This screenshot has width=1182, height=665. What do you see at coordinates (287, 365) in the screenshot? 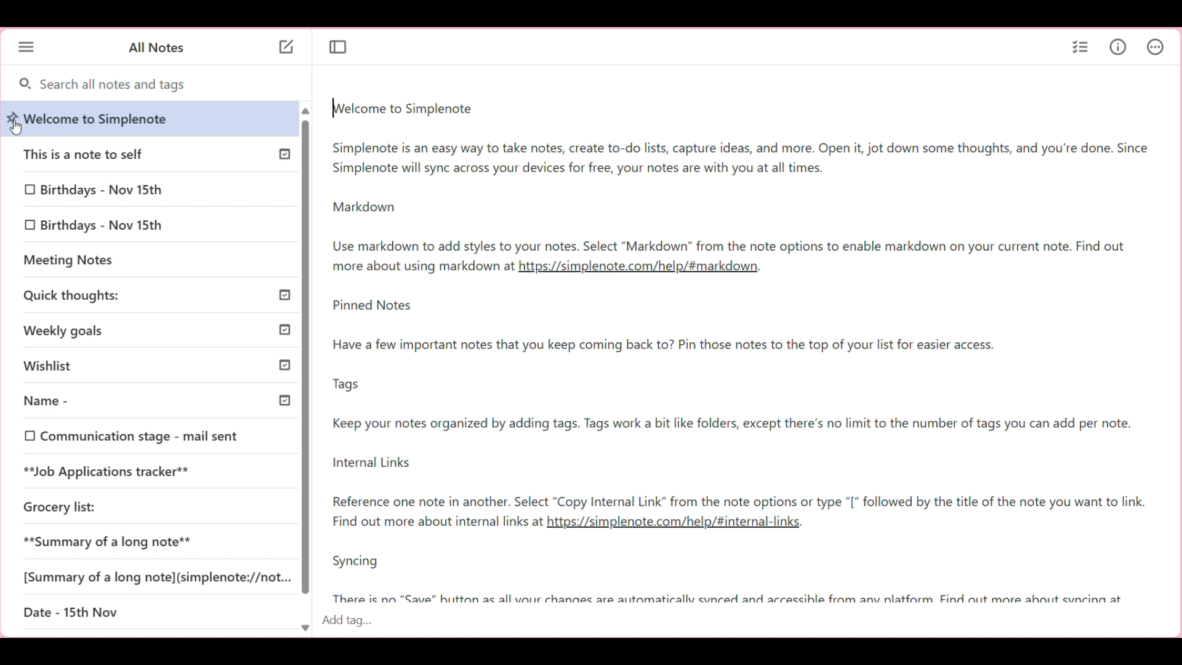
I see `Published` at bounding box center [287, 365].